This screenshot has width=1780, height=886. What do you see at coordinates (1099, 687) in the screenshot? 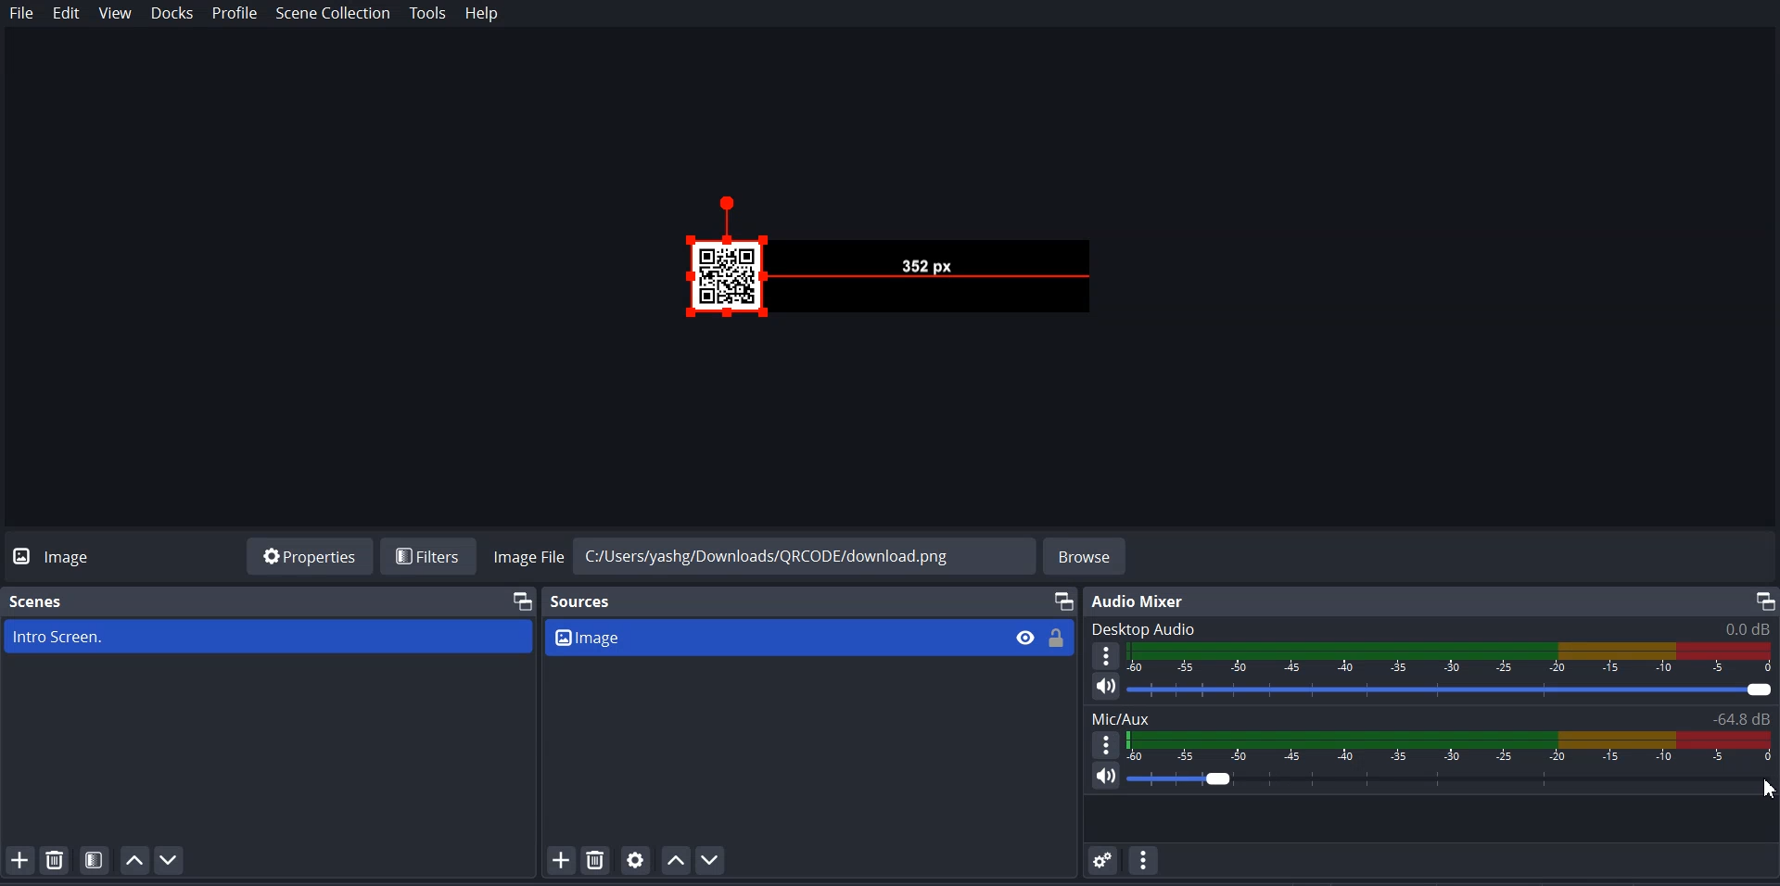
I see `Volume` at bounding box center [1099, 687].